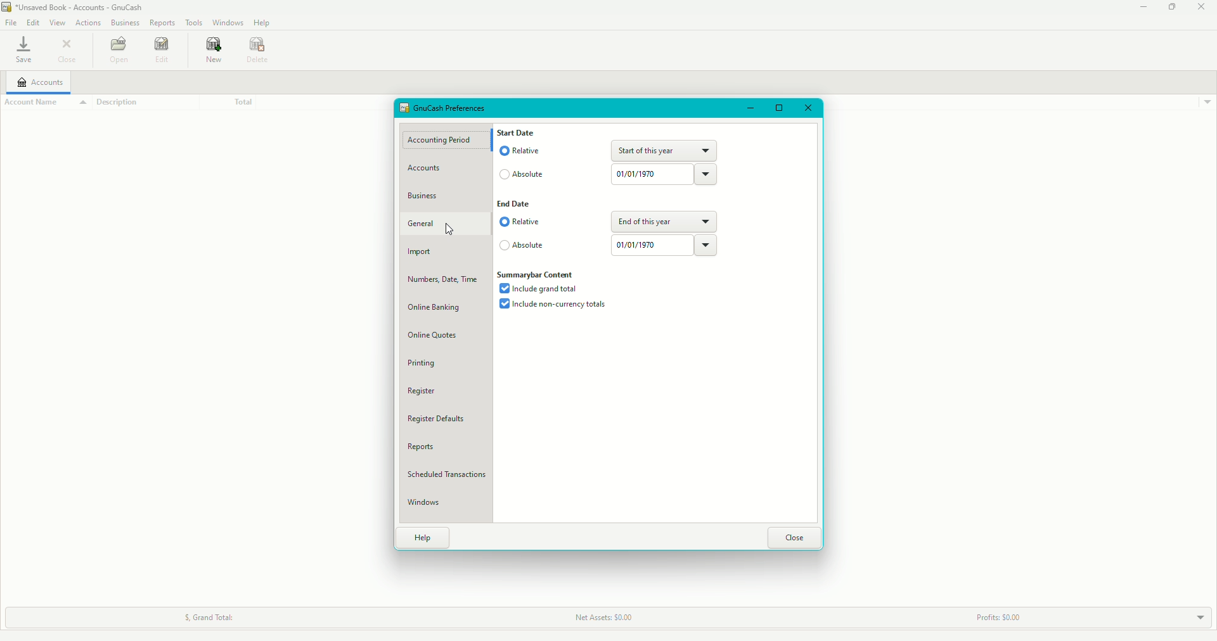 The image size is (1217, 641). Describe the element at coordinates (808, 108) in the screenshot. I see `Close` at that location.